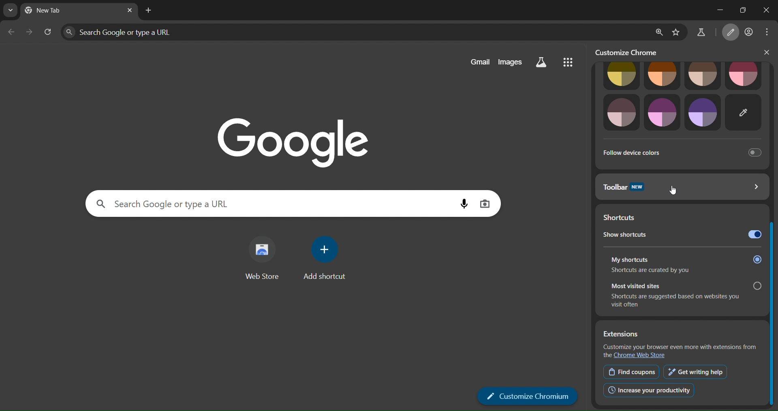 The width and height of the screenshot is (778, 411). I want to click on follow device colors, so click(683, 152).